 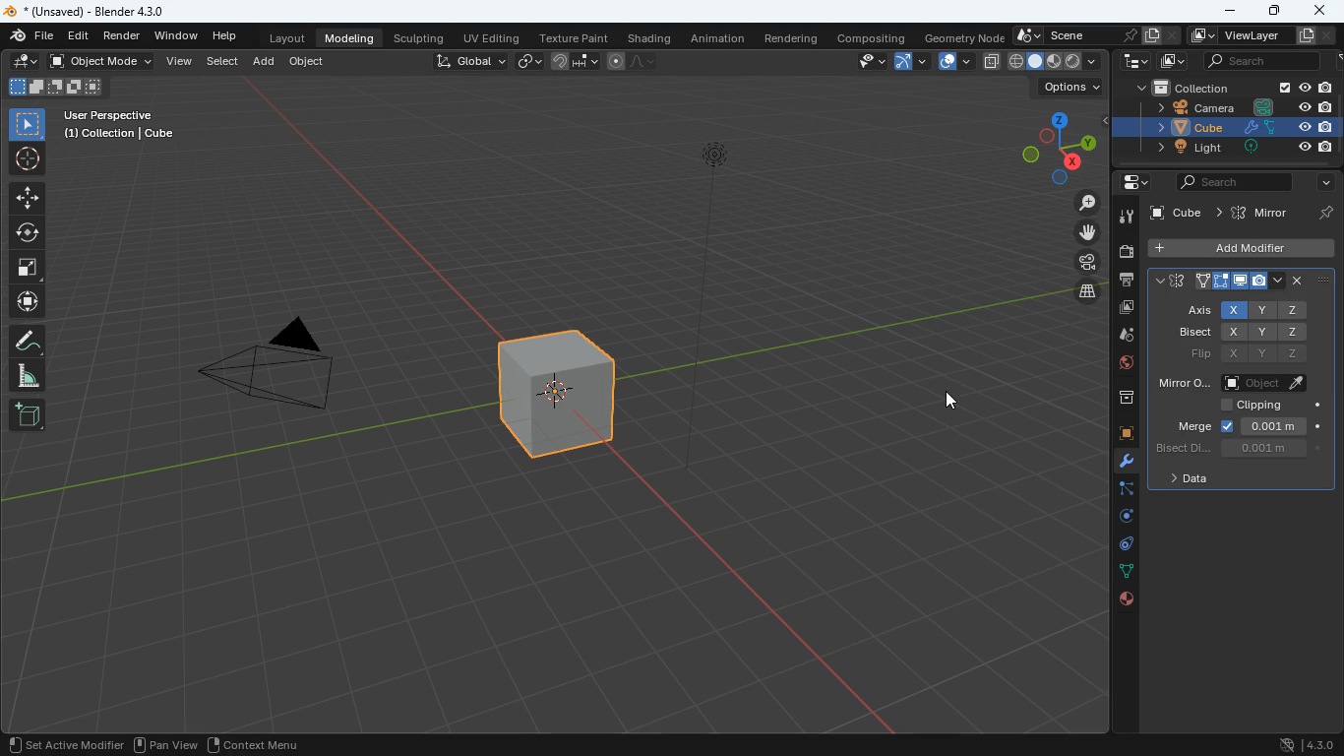 I want to click on mirror, so click(x=1235, y=380).